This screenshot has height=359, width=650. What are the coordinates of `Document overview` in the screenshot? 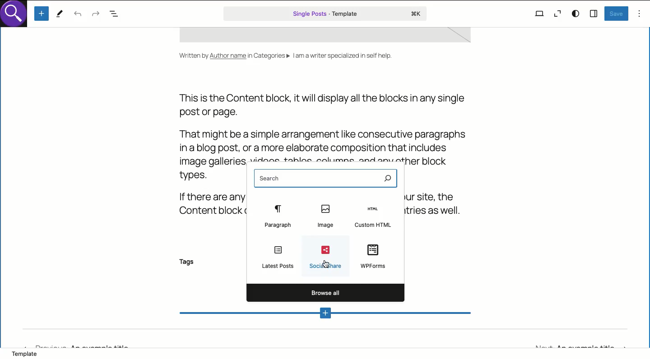 It's located at (116, 14).